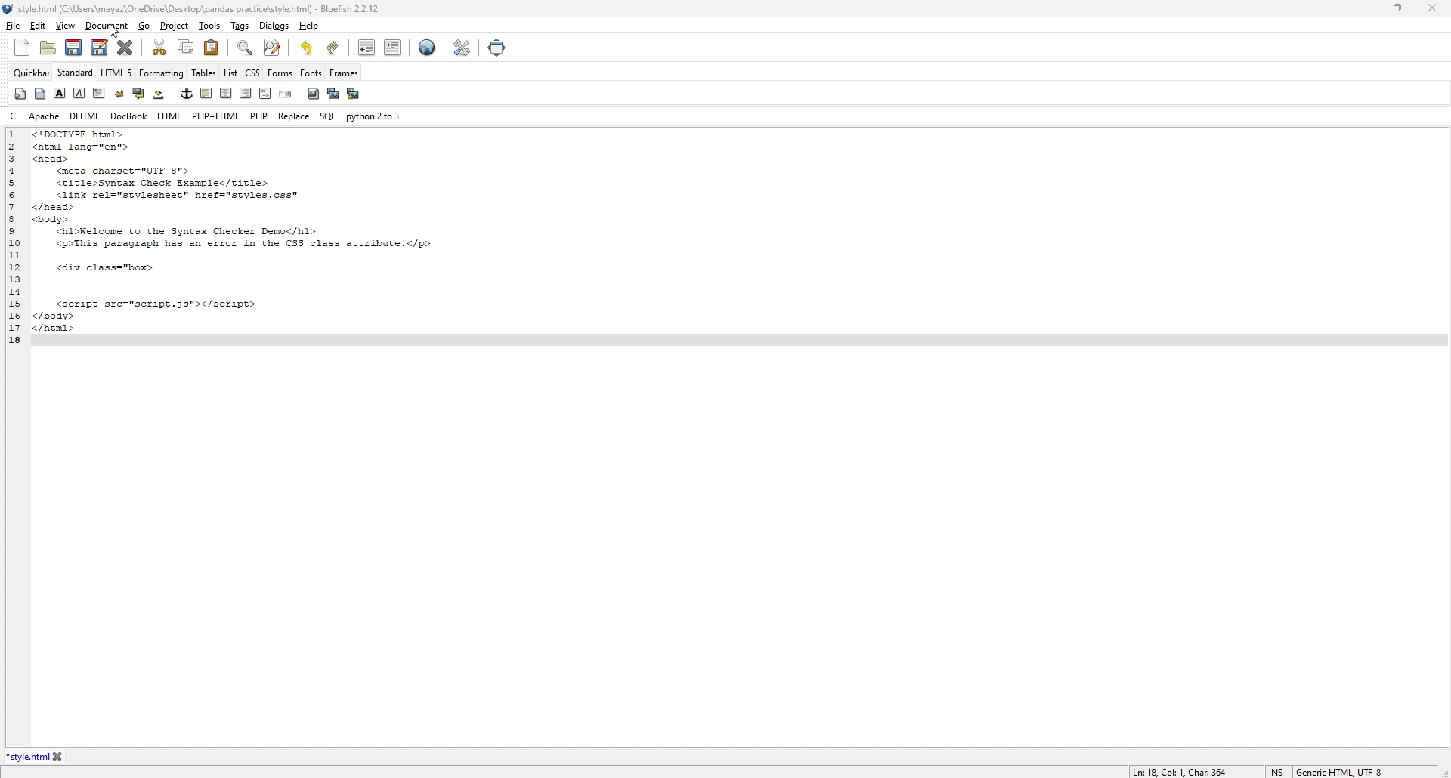 This screenshot has height=778, width=1451. What do you see at coordinates (40, 94) in the screenshot?
I see `body` at bounding box center [40, 94].